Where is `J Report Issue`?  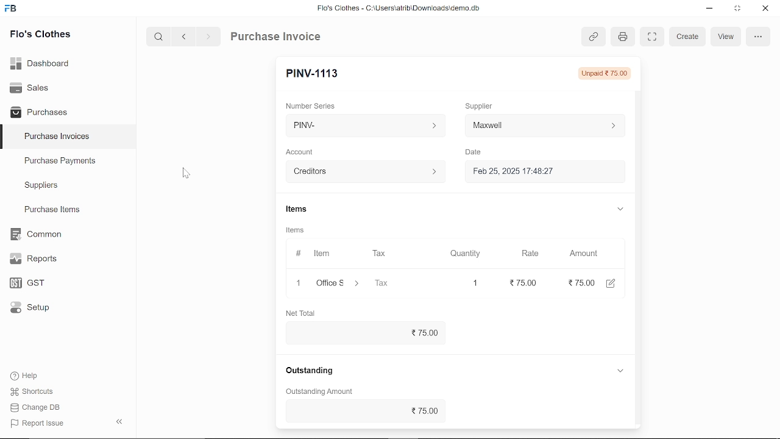
J Report Issue is located at coordinates (35, 423).